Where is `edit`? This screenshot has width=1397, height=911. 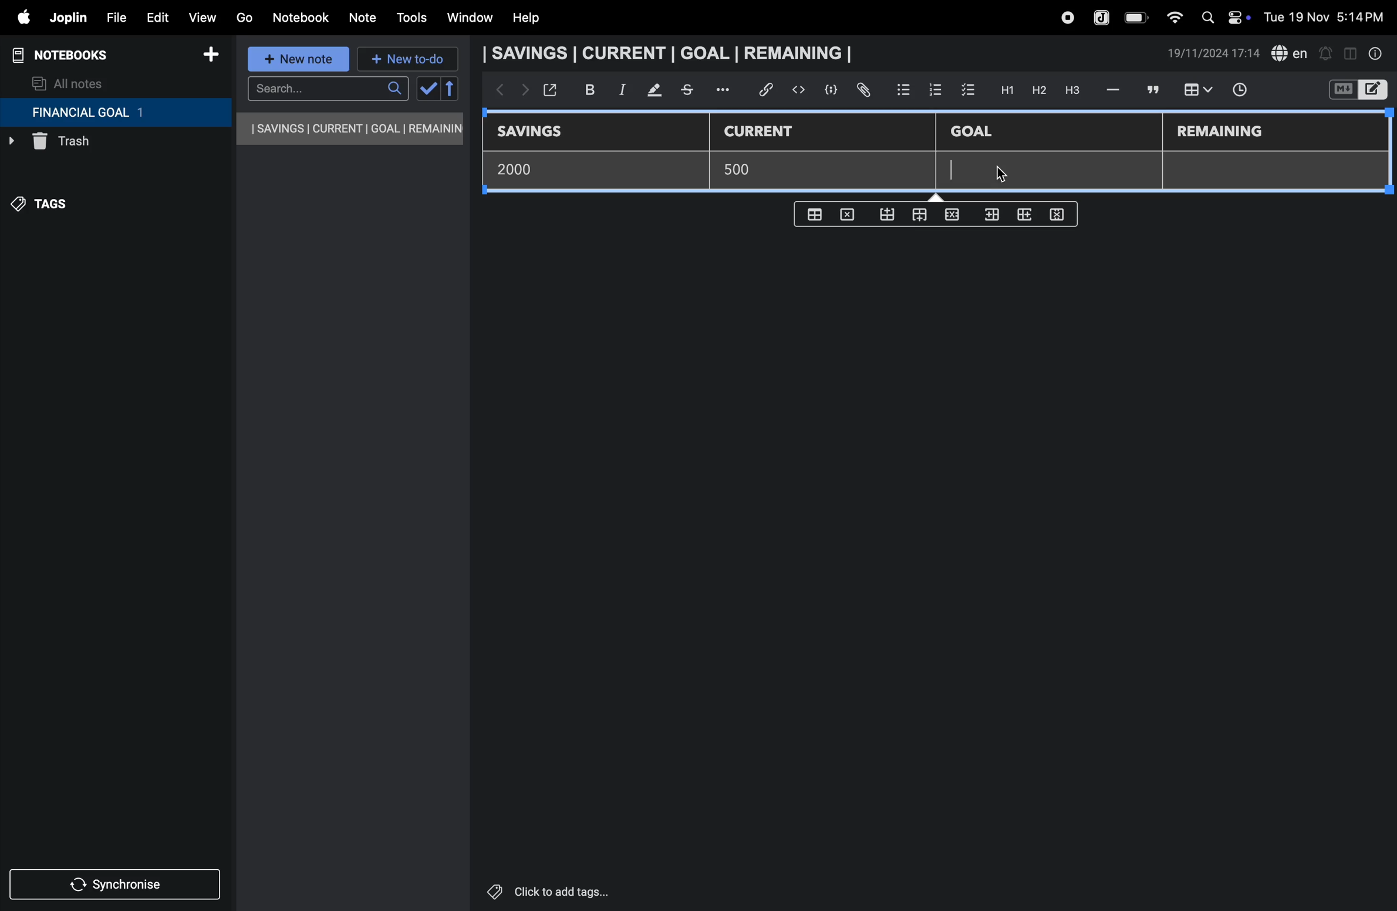
edit is located at coordinates (152, 15).